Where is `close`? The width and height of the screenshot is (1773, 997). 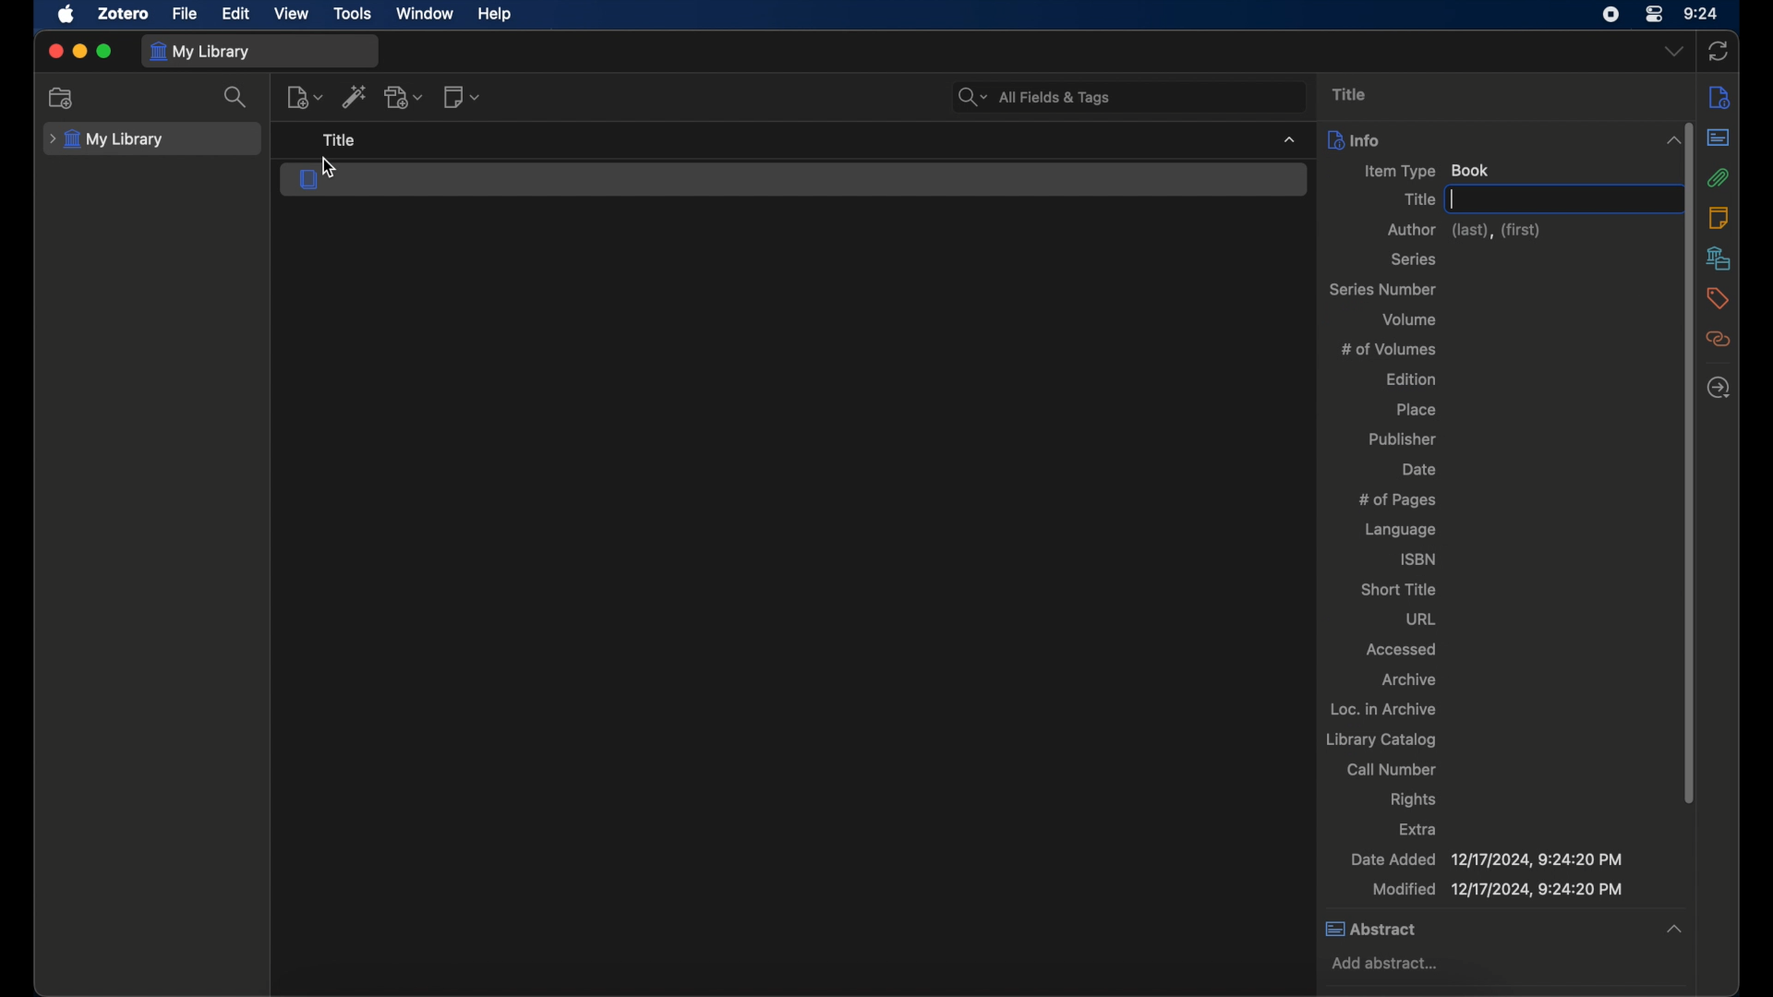
close is located at coordinates (56, 52).